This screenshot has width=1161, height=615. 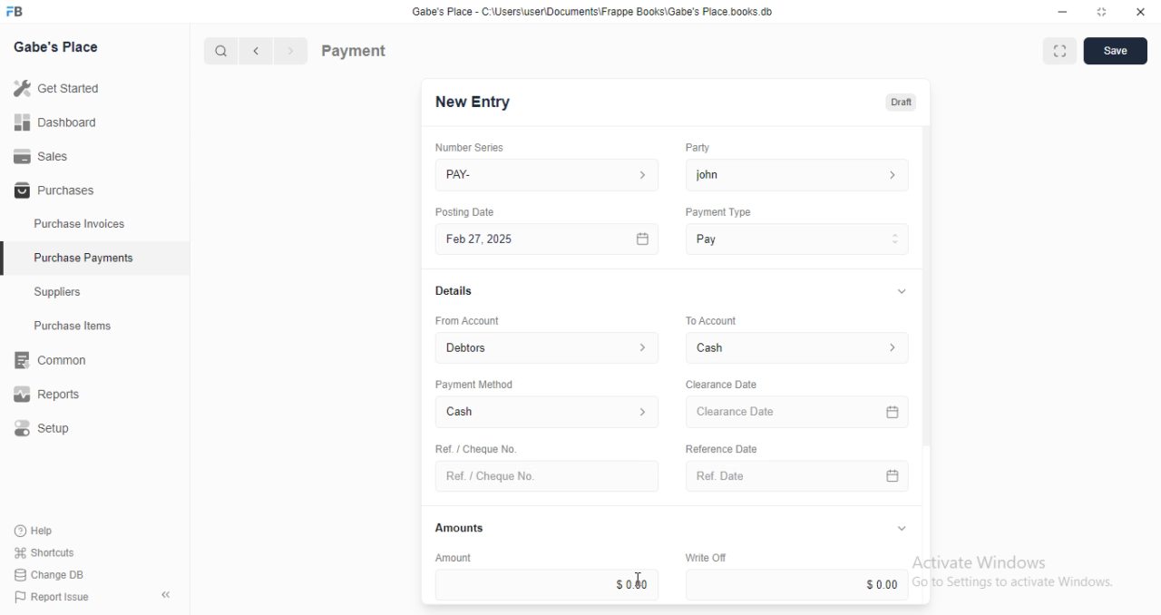 What do you see at coordinates (717, 212) in the screenshot?
I see `Payment Type` at bounding box center [717, 212].